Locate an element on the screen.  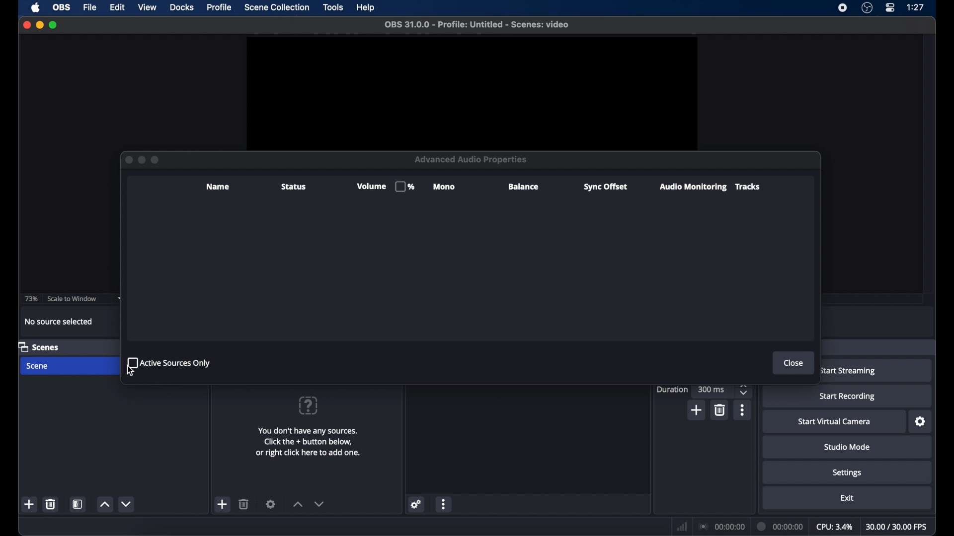
maximize is located at coordinates (54, 25).